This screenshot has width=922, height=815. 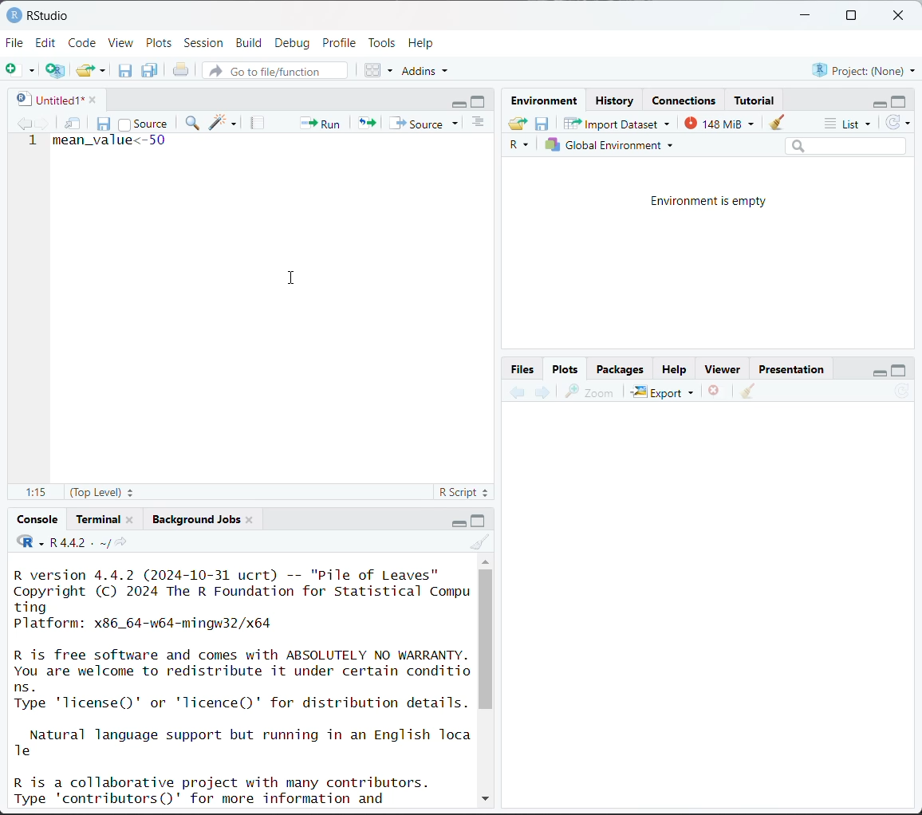 I want to click on clear all plots, so click(x=748, y=392).